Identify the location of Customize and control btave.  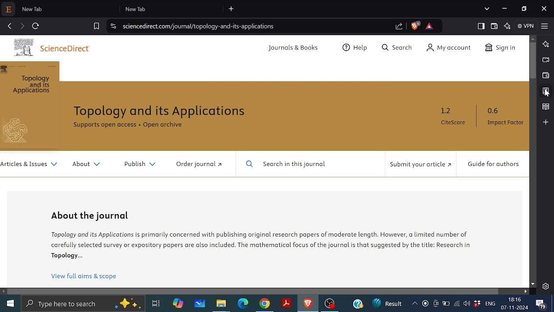
(544, 26).